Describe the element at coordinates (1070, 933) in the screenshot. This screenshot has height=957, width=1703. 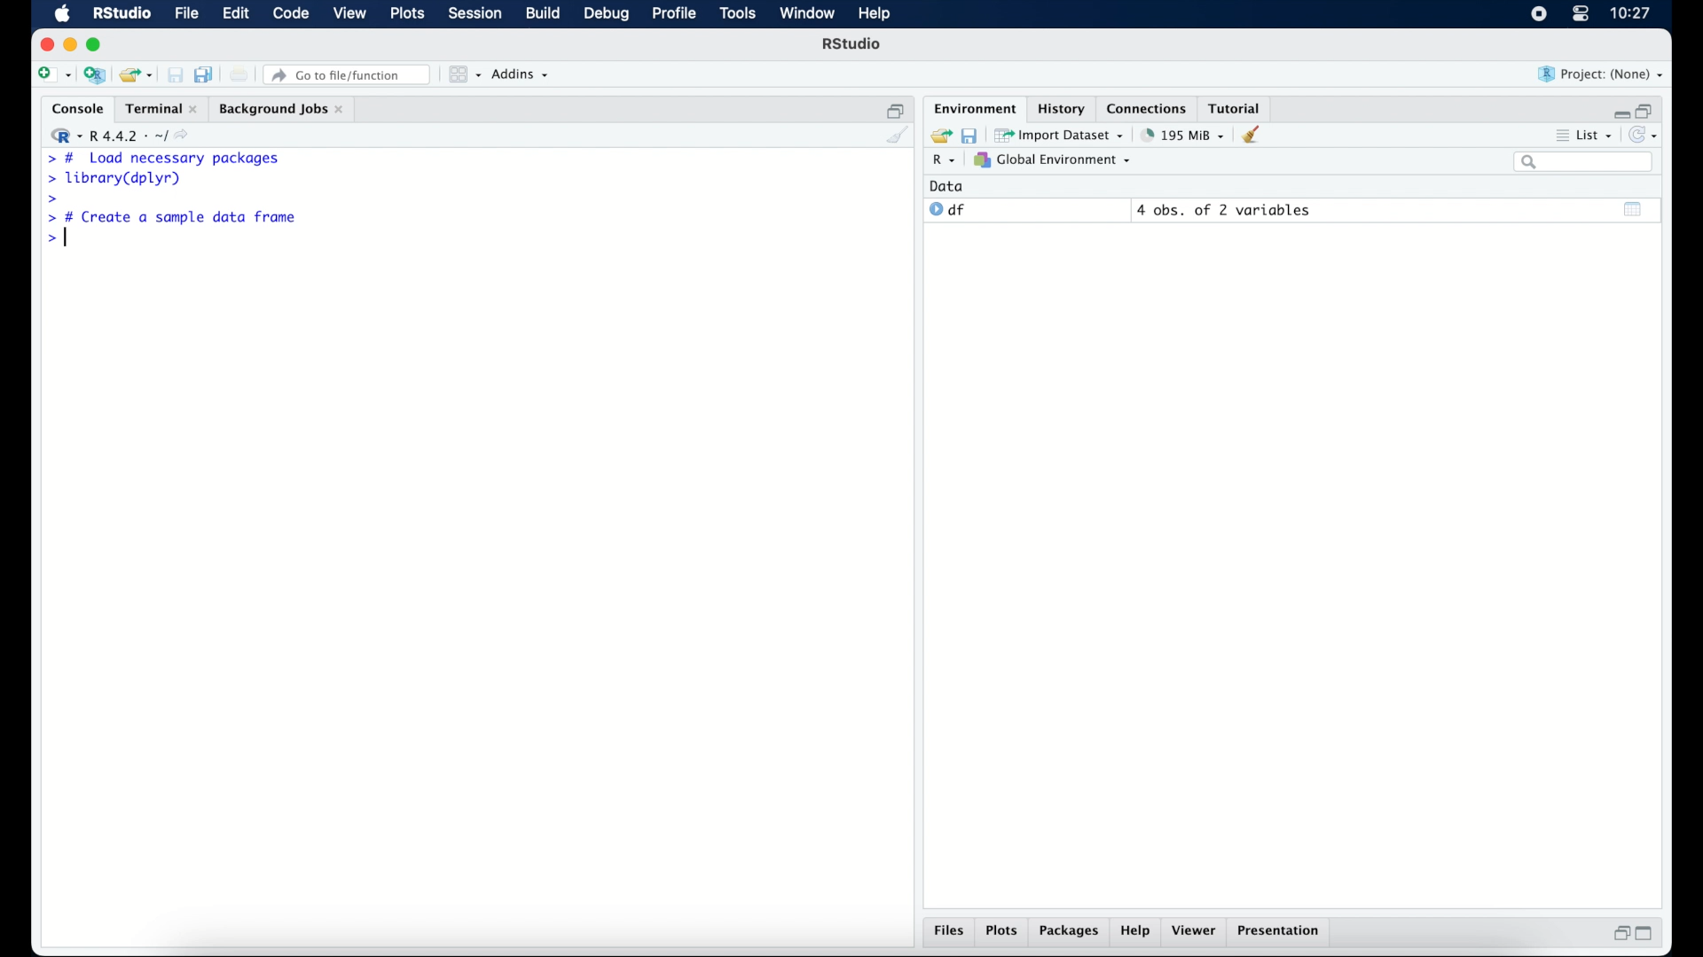
I see `packages` at that location.